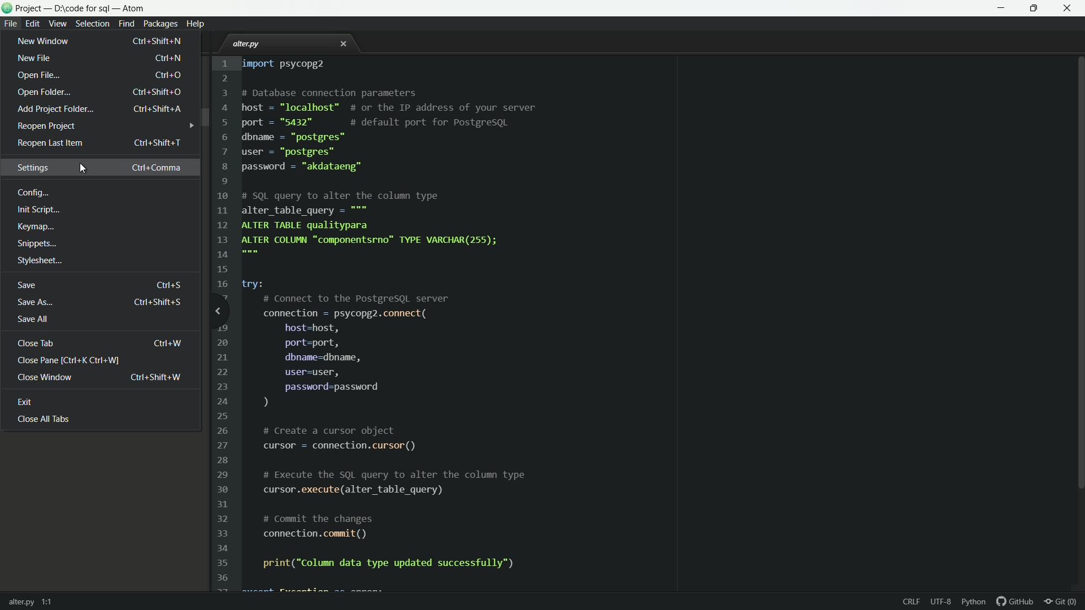 The width and height of the screenshot is (1085, 610). I want to click on selection menu, so click(93, 24).